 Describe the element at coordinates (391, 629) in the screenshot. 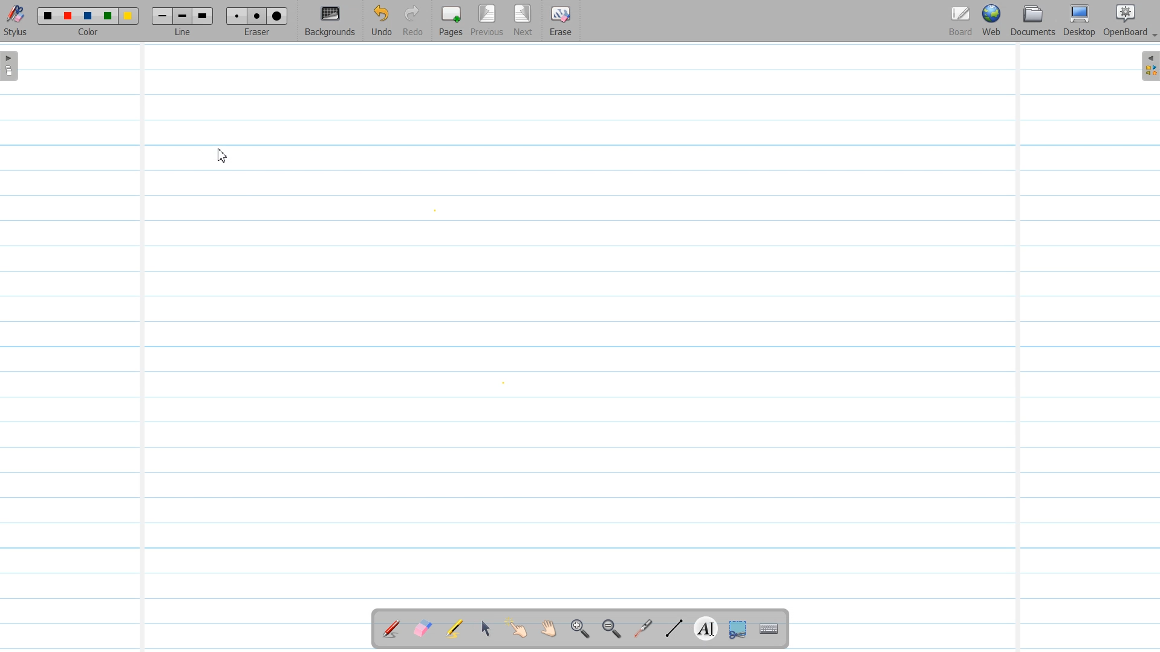

I see `Annotate Document` at that location.